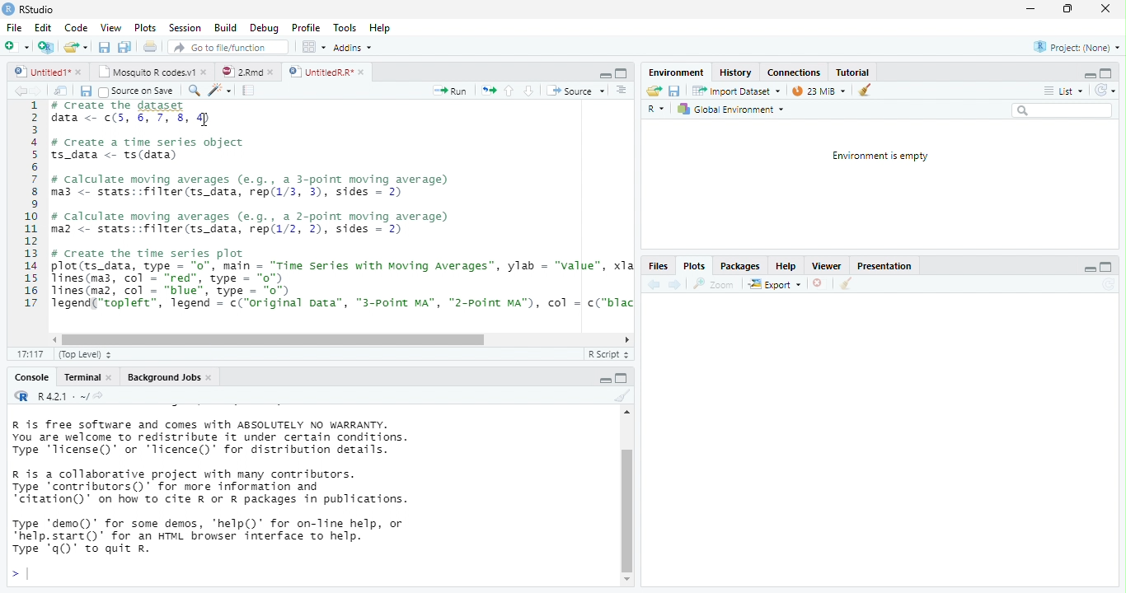 Image resolution: width=1126 pixels, height=593 pixels. What do you see at coordinates (306, 28) in the screenshot?
I see `Profile` at bounding box center [306, 28].